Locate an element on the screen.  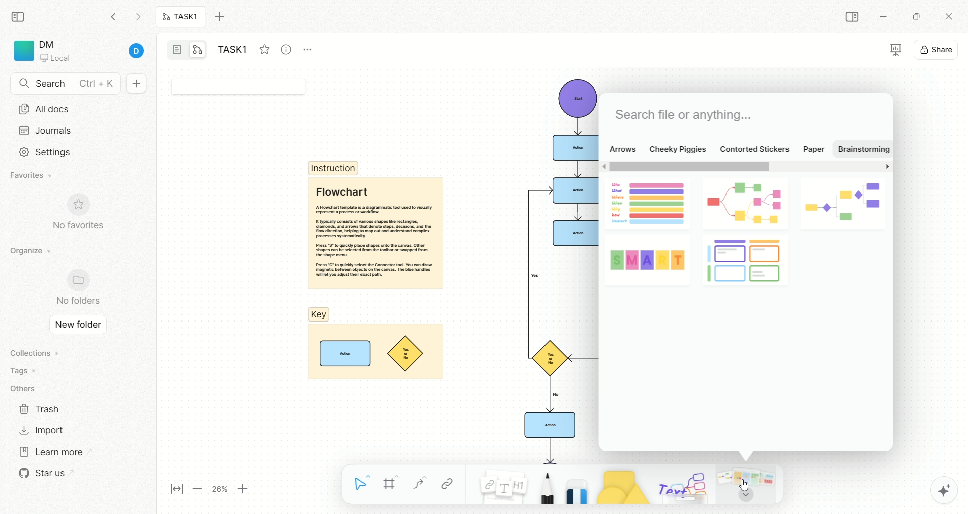
share is located at coordinates (937, 48).